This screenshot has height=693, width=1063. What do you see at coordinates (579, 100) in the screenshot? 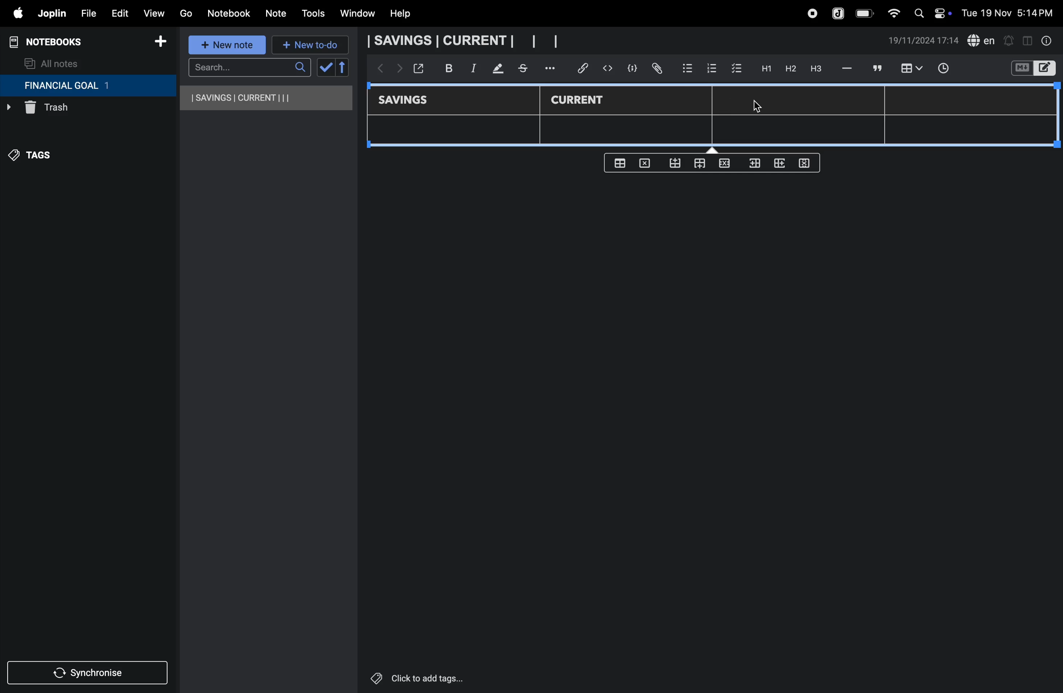
I see `current` at bounding box center [579, 100].